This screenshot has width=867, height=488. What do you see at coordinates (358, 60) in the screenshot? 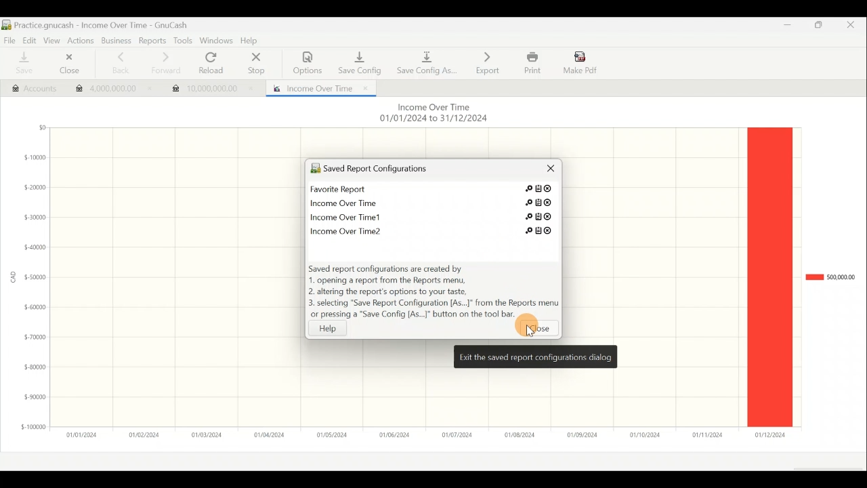
I see `Save config` at bounding box center [358, 60].